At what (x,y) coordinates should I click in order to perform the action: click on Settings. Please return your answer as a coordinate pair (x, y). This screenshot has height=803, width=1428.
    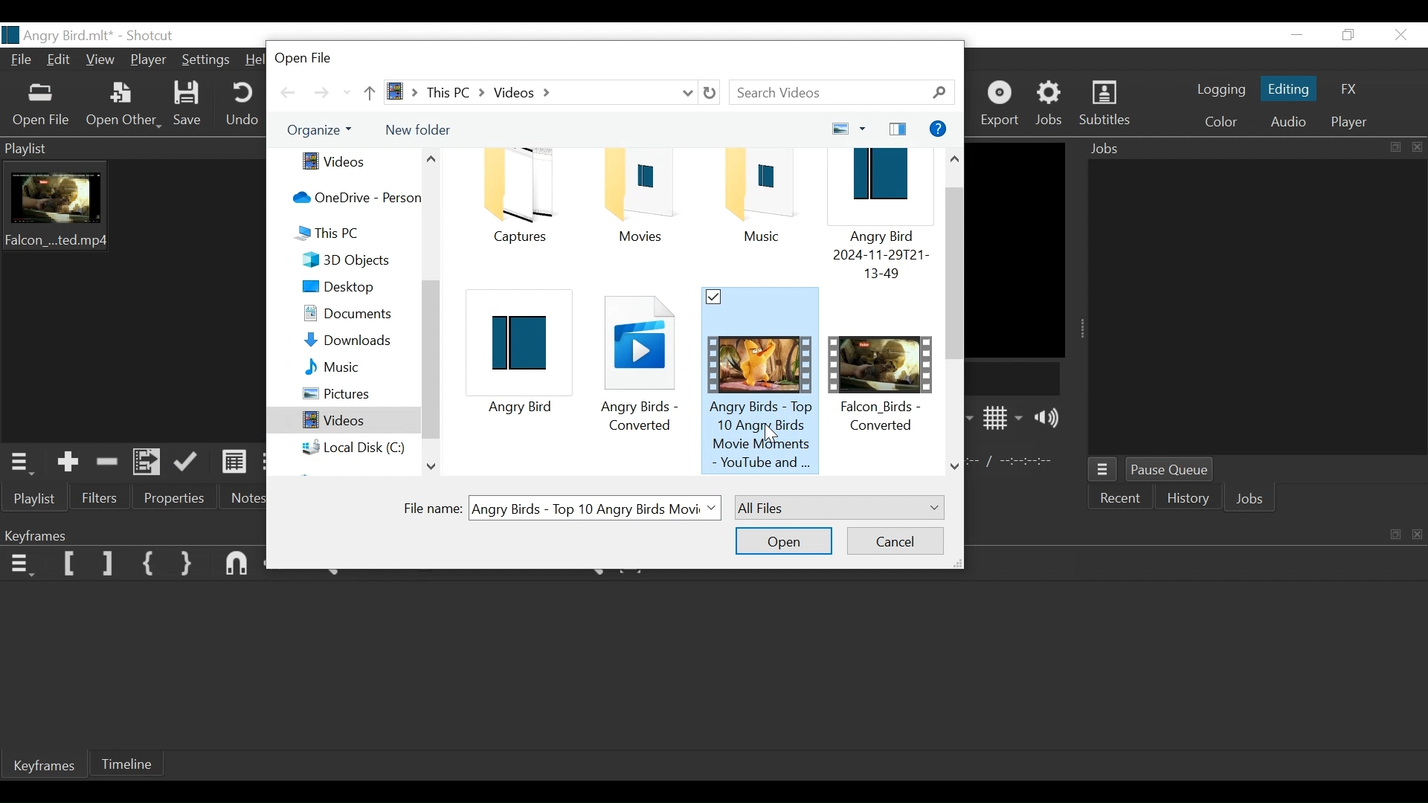
    Looking at the image, I should click on (206, 61).